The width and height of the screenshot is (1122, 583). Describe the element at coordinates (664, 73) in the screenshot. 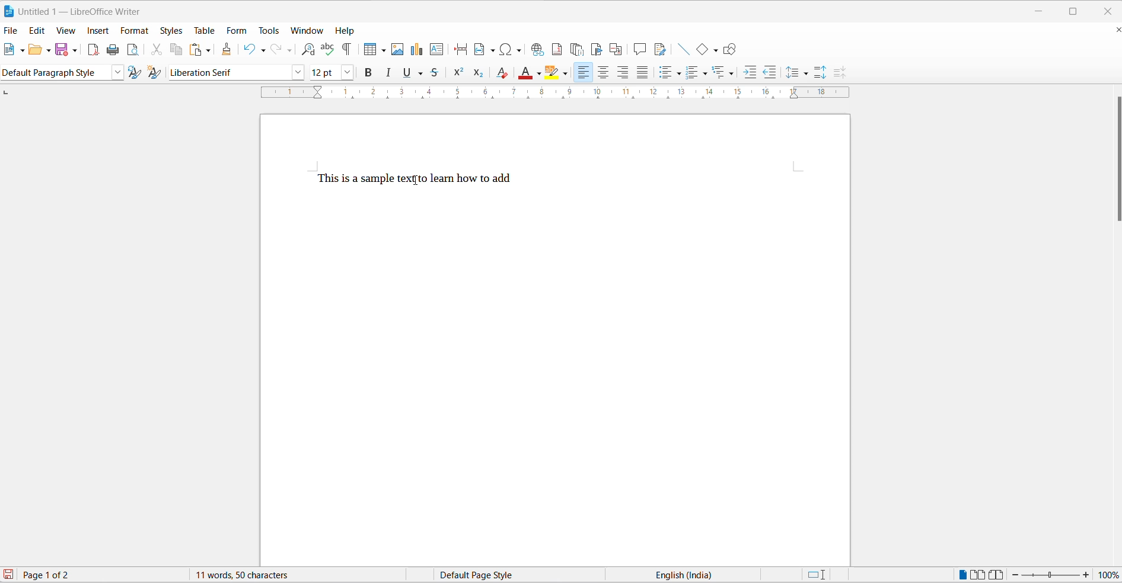

I see `toggle unordered list` at that location.